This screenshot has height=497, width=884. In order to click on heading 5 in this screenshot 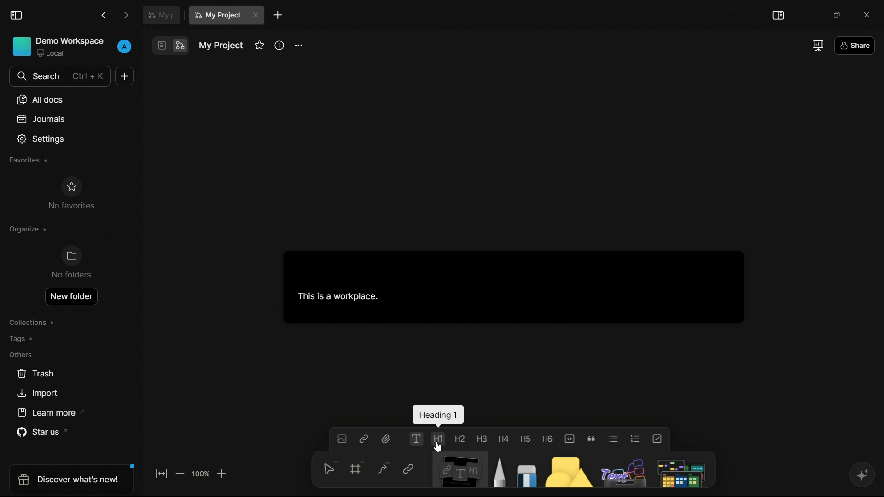, I will do `click(526, 439)`.